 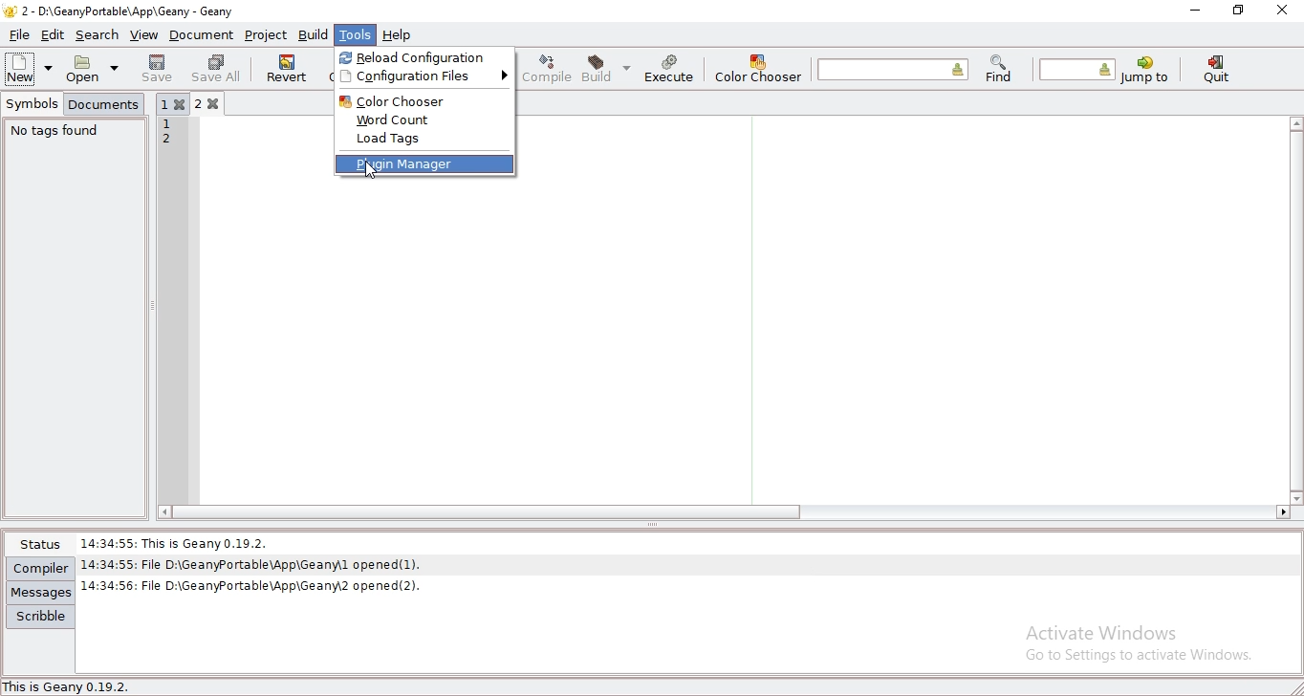 What do you see at coordinates (20, 33) in the screenshot?
I see `file` at bounding box center [20, 33].